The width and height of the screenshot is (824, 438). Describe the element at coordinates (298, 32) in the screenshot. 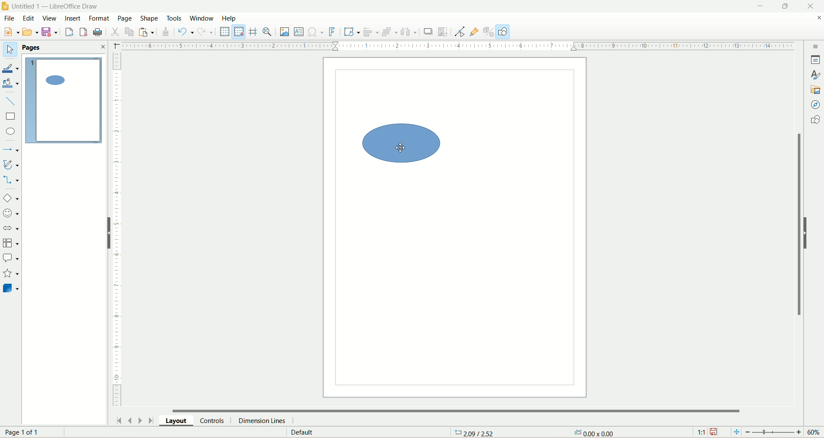

I see `insert textbox` at that location.